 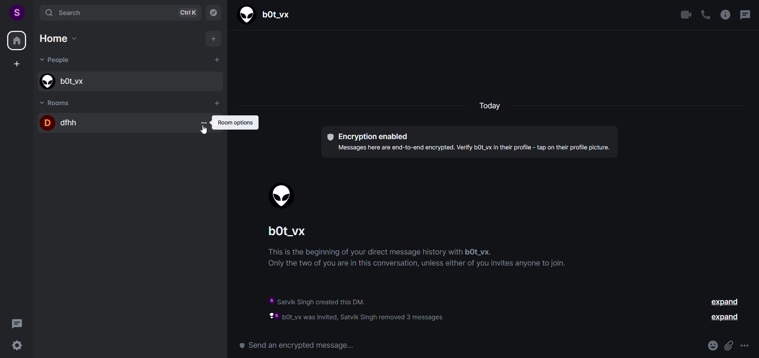 What do you see at coordinates (268, 15) in the screenshot?
I see `people name` at bounding box center [268, 15].